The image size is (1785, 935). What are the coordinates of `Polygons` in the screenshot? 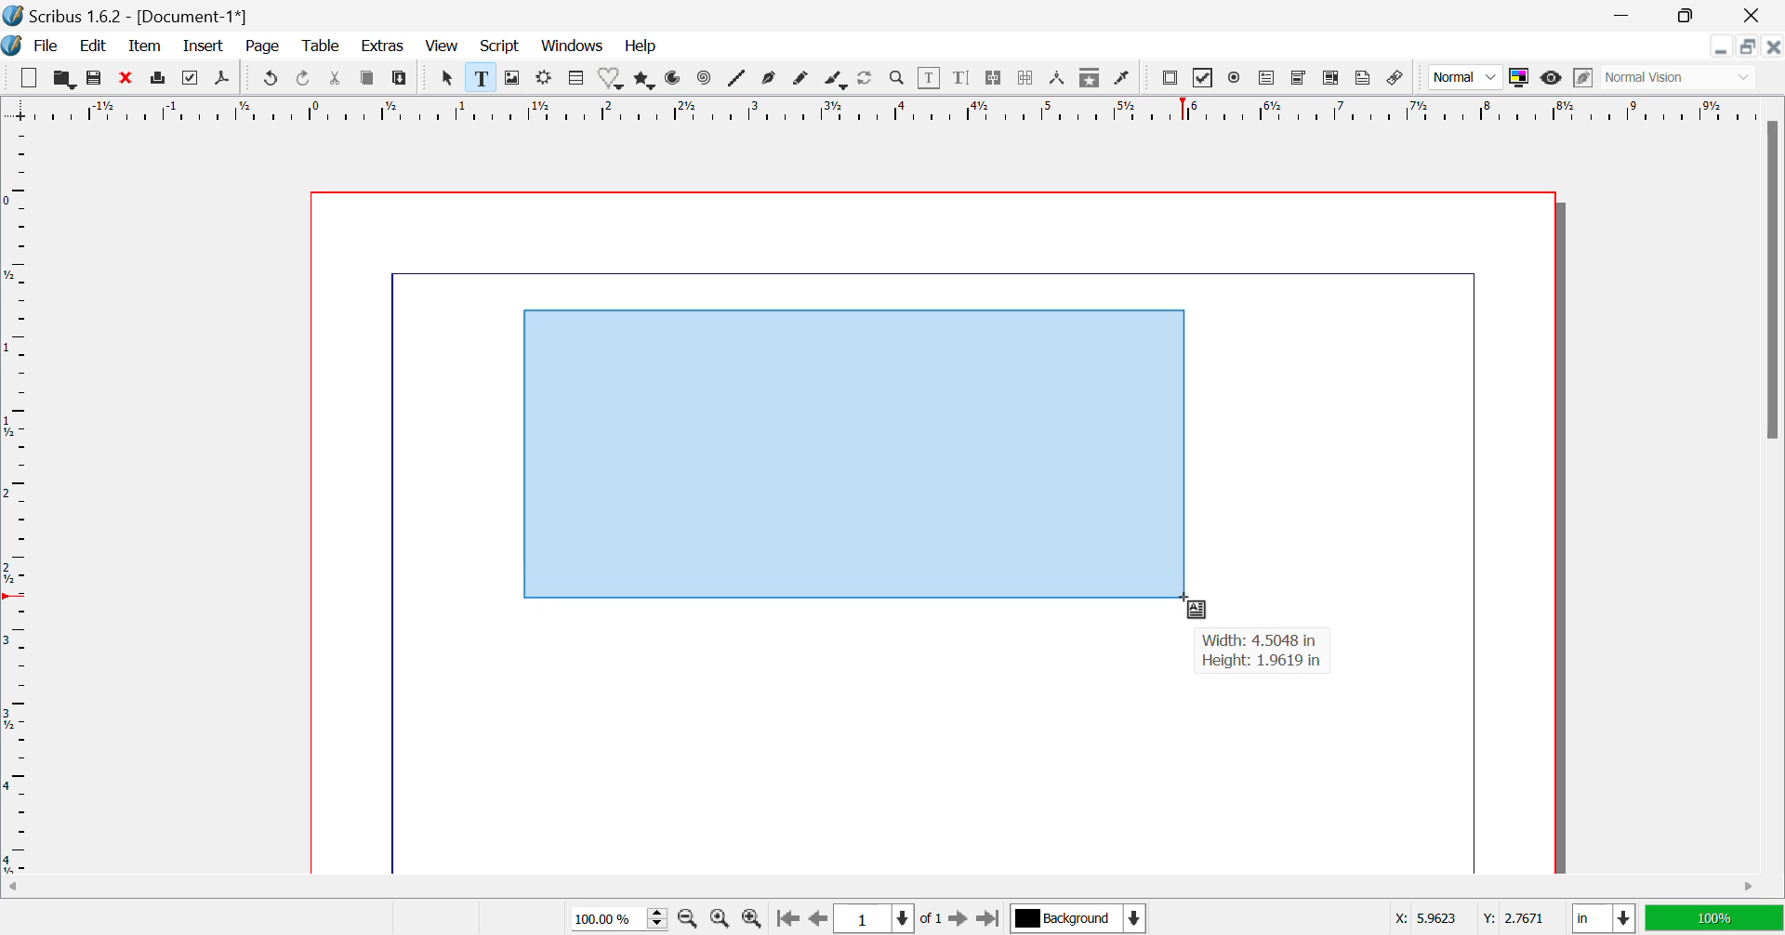 It's located at (643, 82).